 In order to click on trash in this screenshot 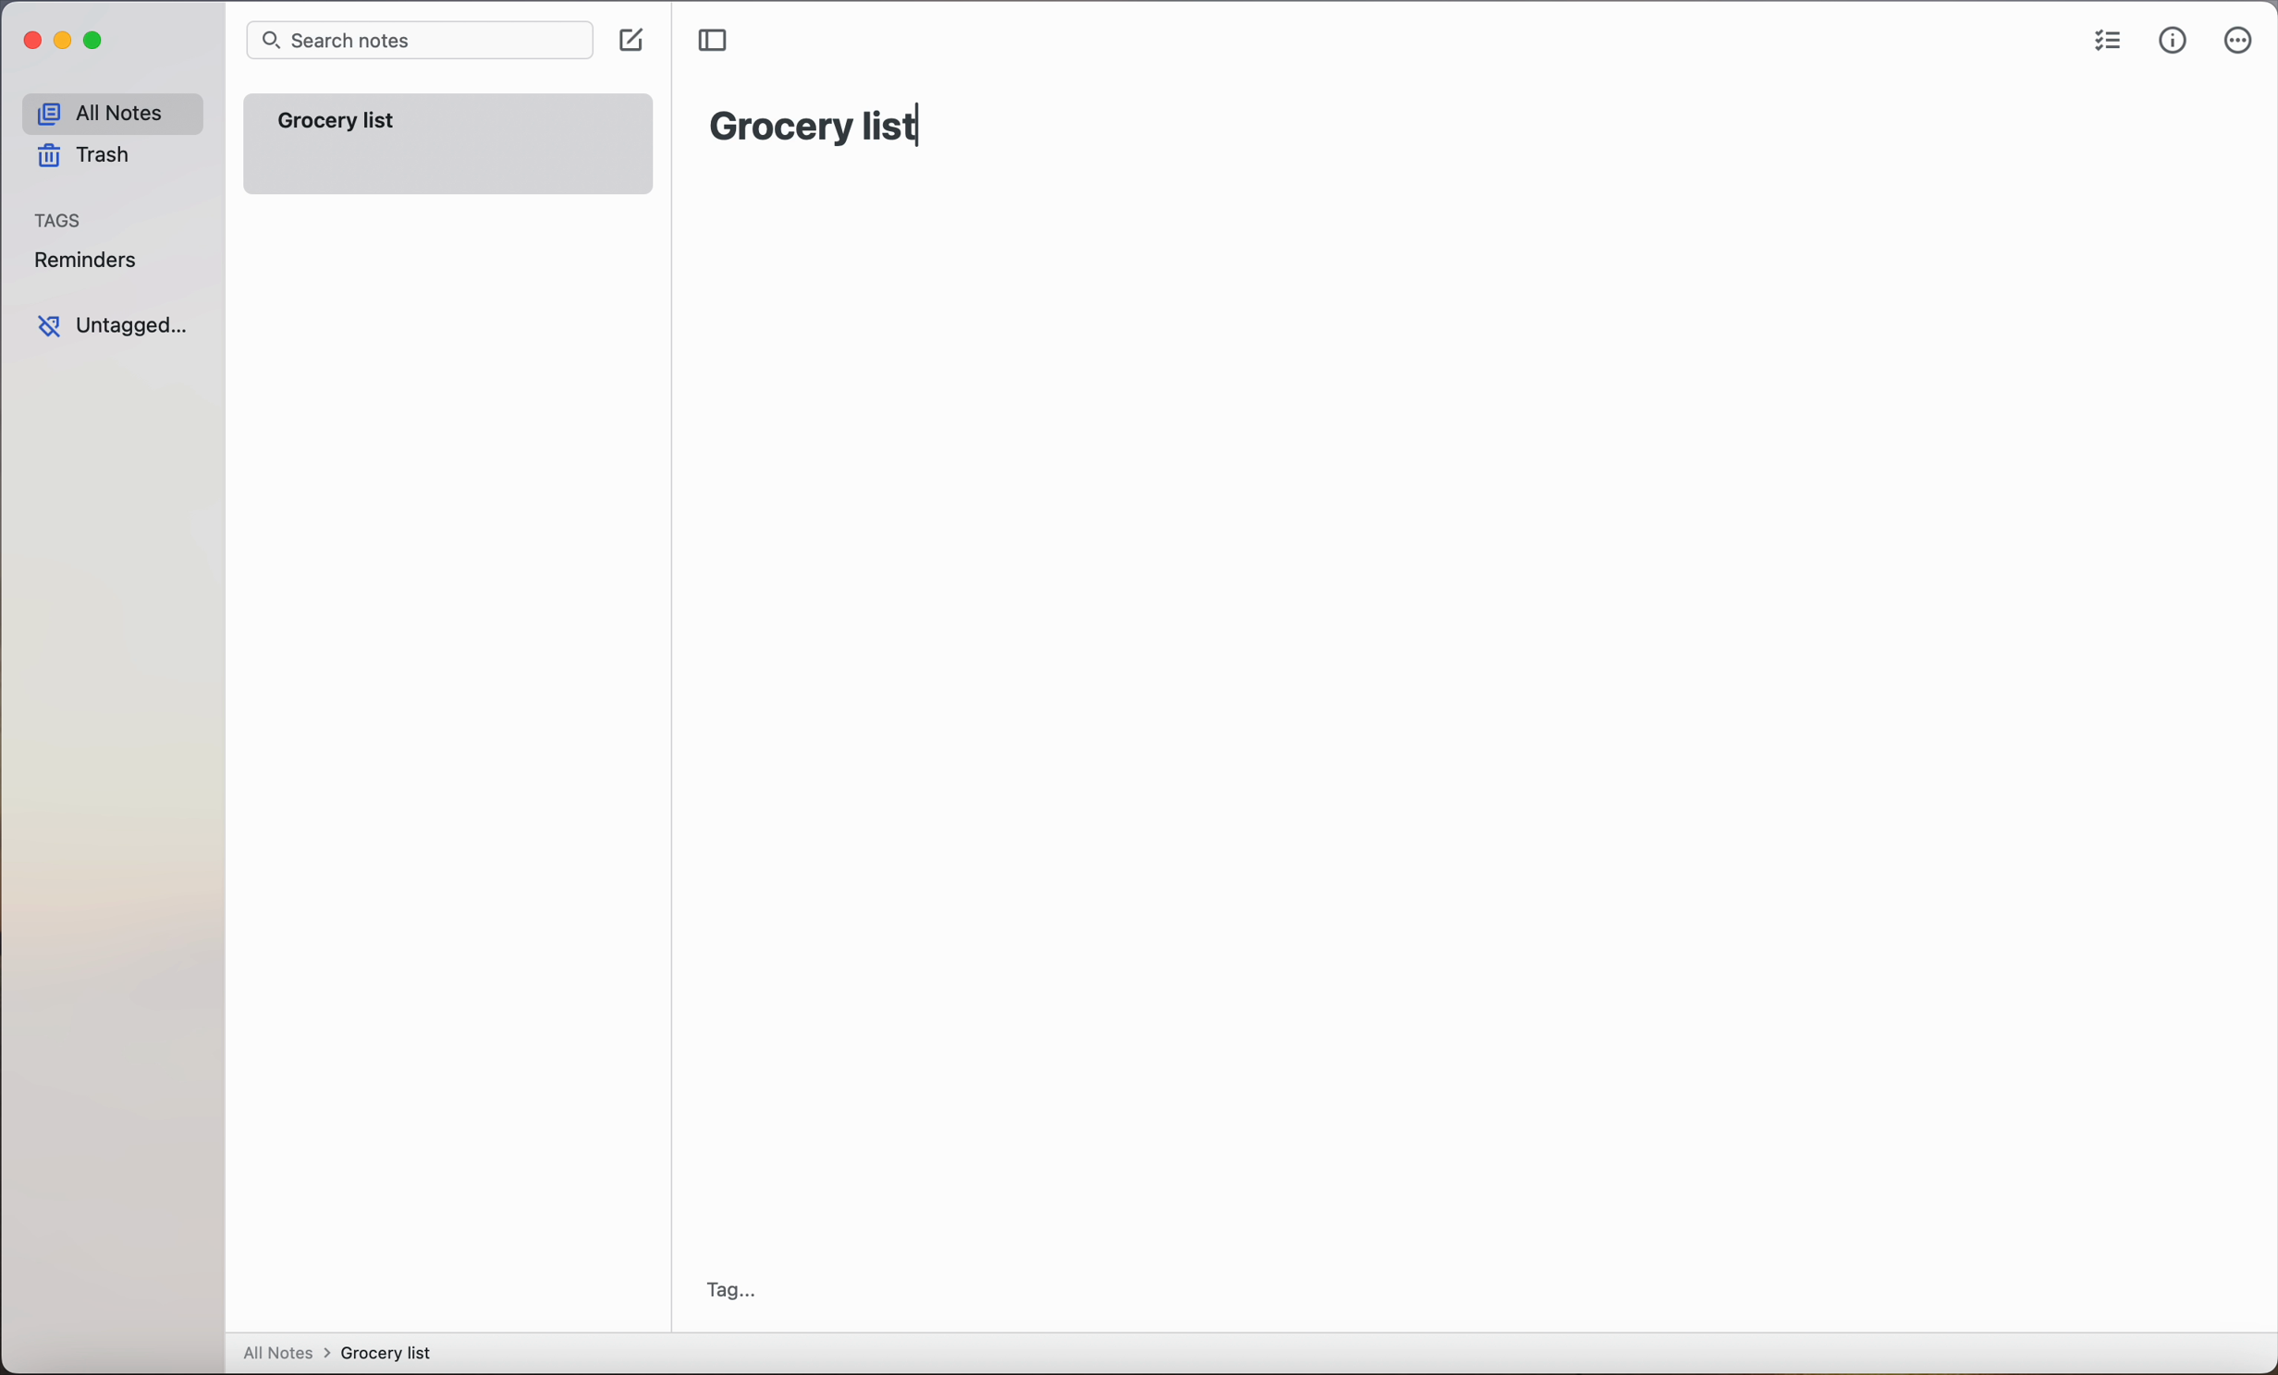, I will do `click(81, 159)`.